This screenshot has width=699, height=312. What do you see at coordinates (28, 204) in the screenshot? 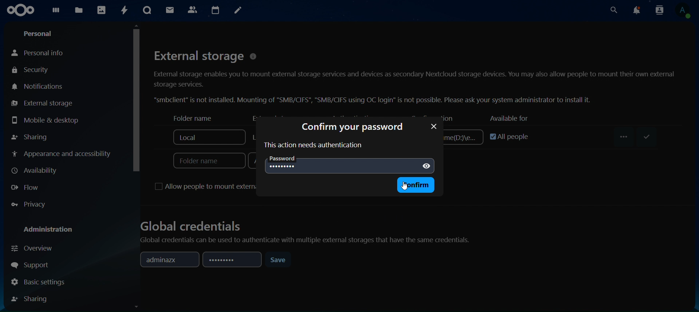
I see `privacy` at bounding box center [28, 204].